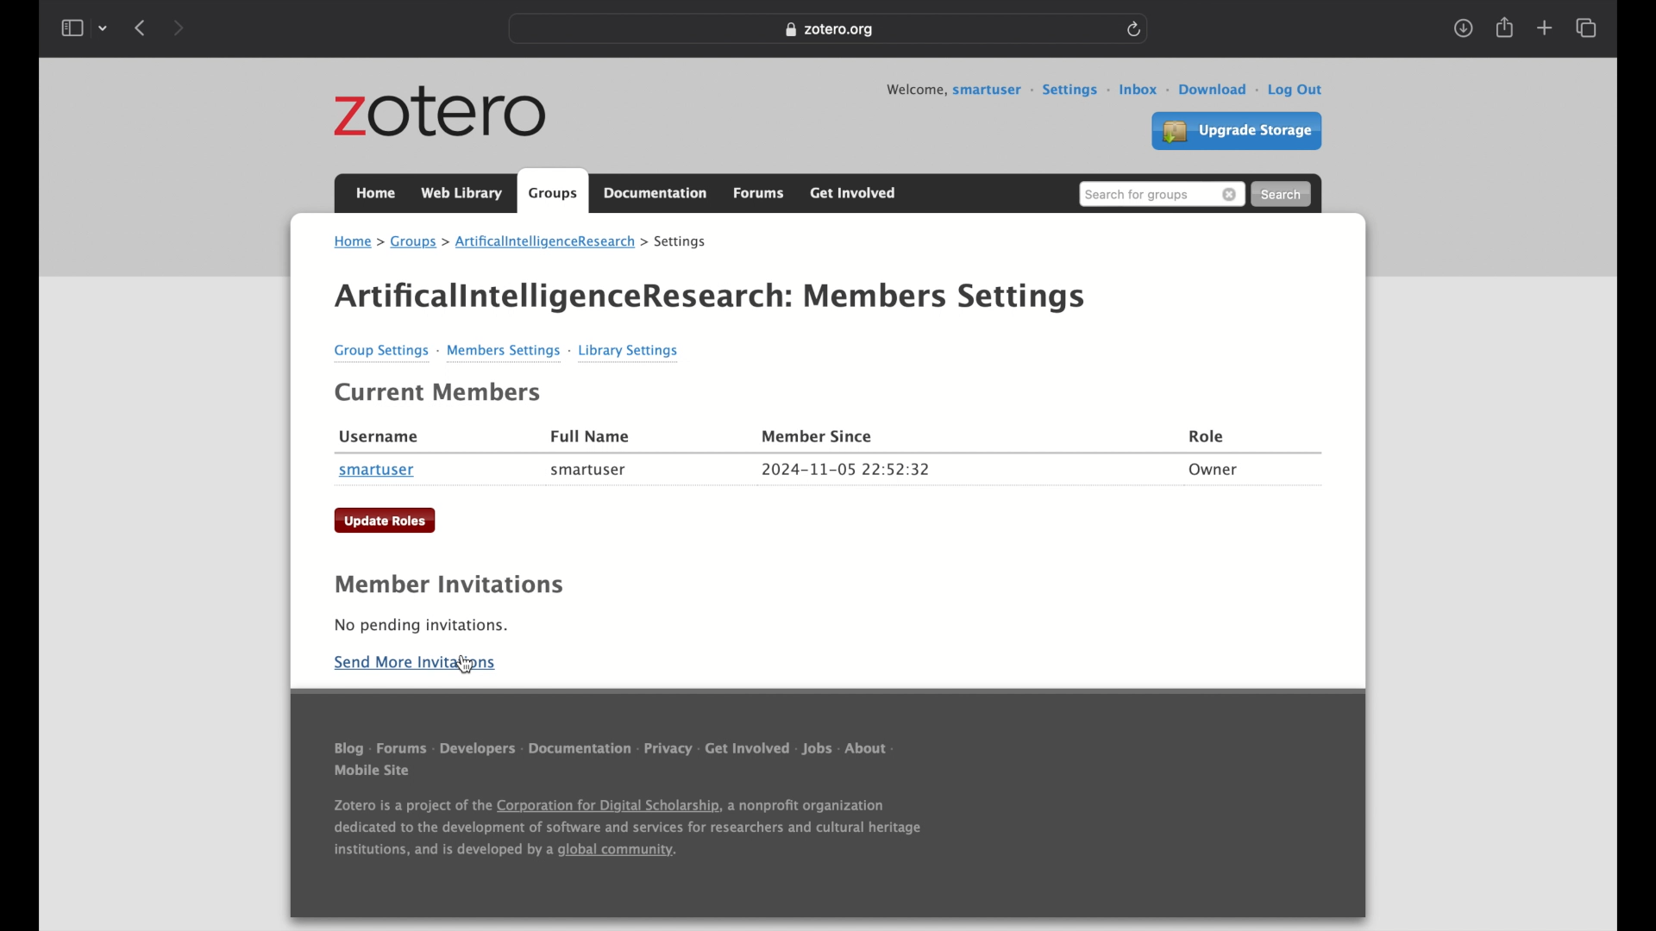  What do you see at coordinates (1138, 29) in the screenshot?
I see `refresh` at bounding box center [1138, 29].